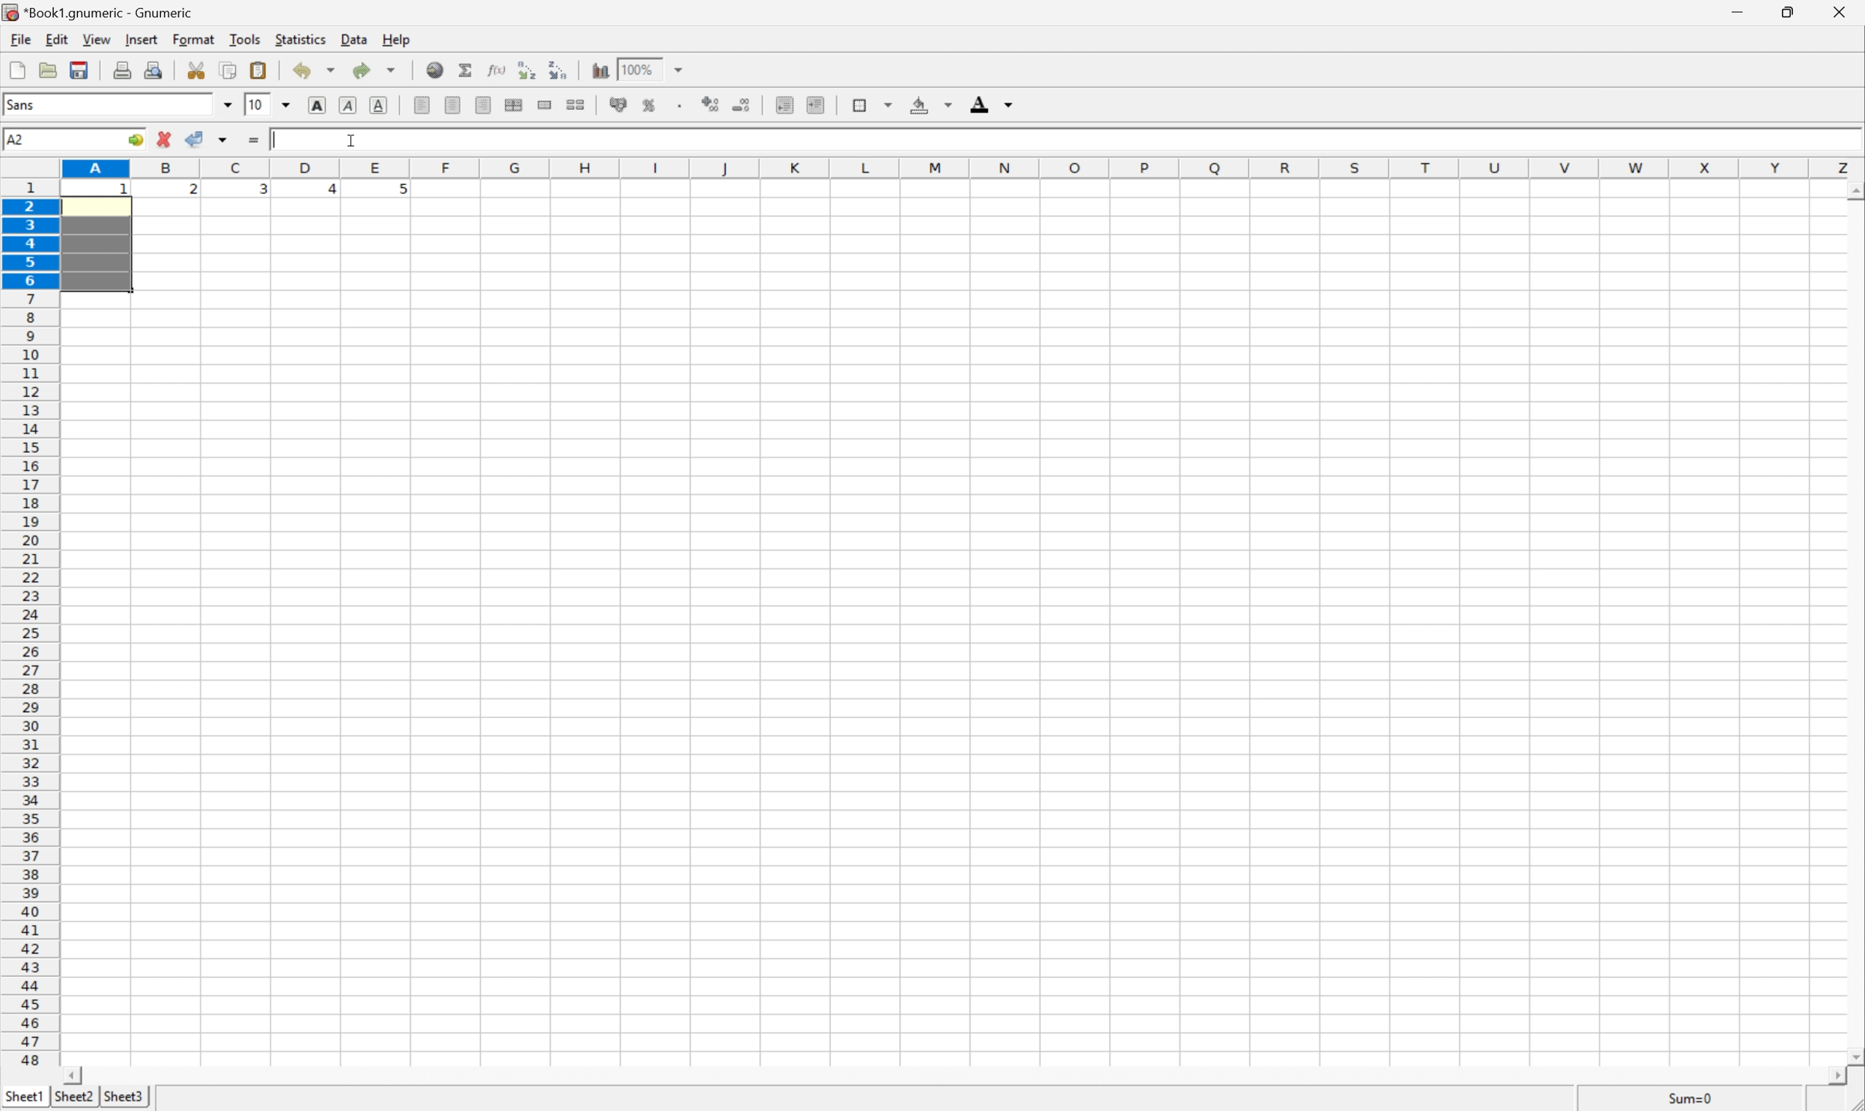  What do you see at coordinates (321, 104) in the screenshot?
I see `bold` at bounding box center [321, 104].